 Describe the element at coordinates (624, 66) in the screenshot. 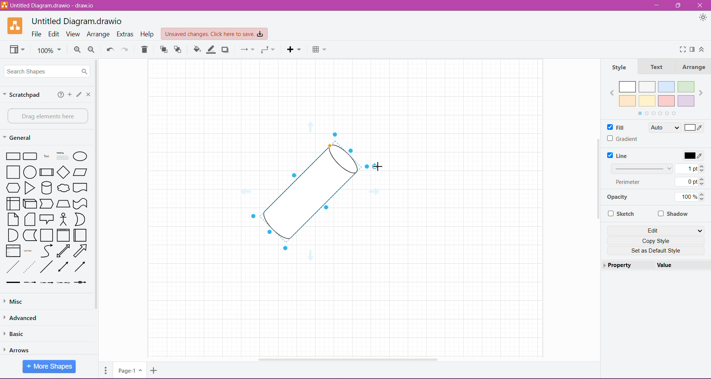

I see `Style` at that location.